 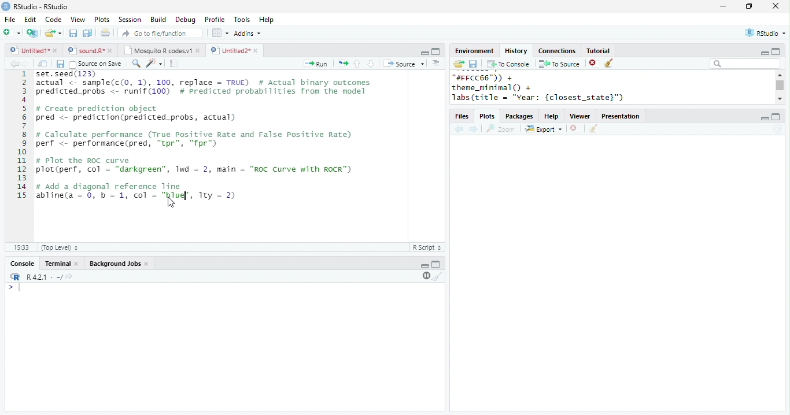 What do you see at coordinates (778, 129) in the screenshot?
I see `refresh` at bounding box center [778, 129].